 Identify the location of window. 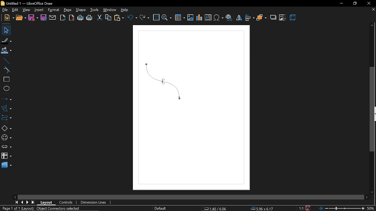
(109, 10).